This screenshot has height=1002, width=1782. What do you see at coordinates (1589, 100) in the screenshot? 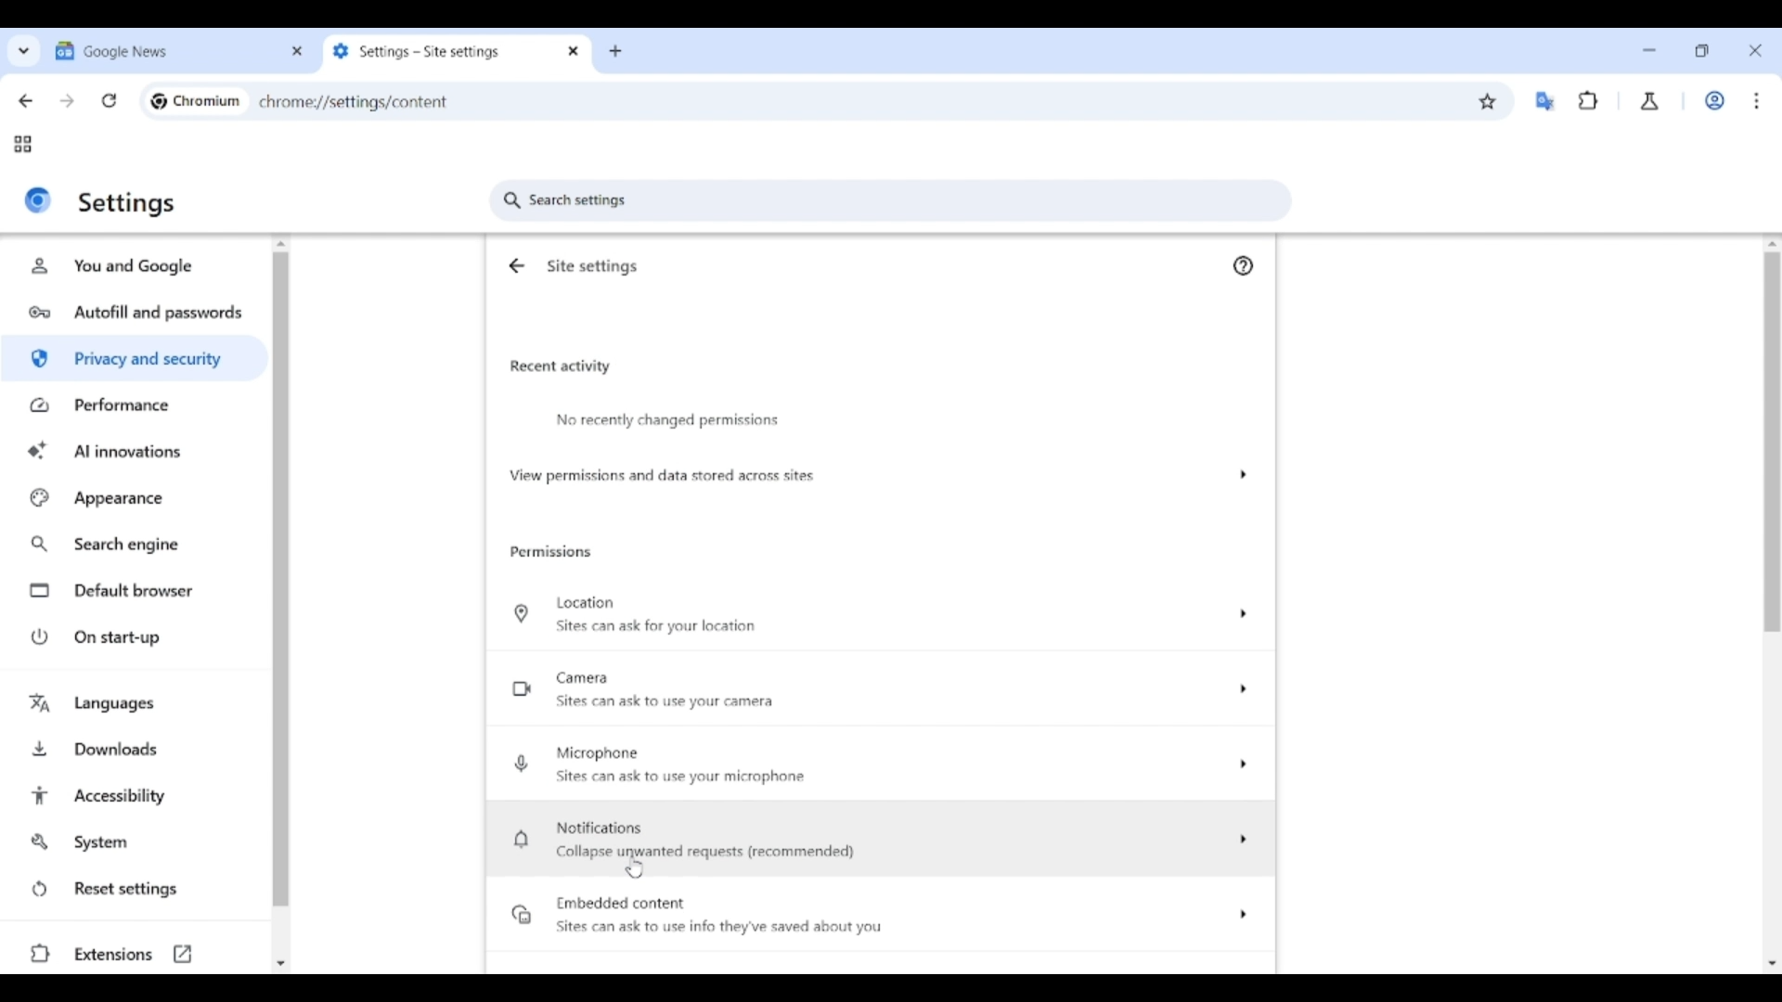
I see `Browser extensions` at bounding box center [1589, 100].